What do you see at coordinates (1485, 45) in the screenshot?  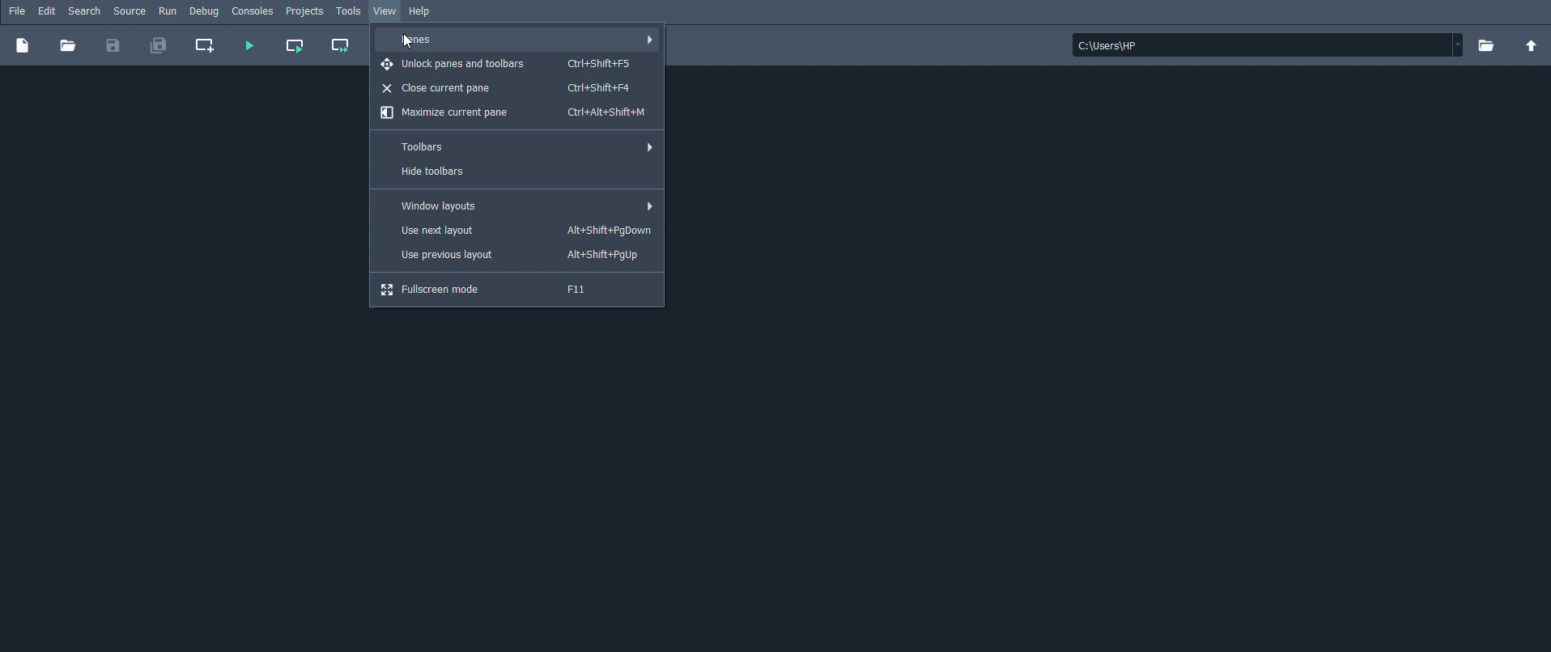 I see `Browse a working directory` at bounding box center [1485, 45].